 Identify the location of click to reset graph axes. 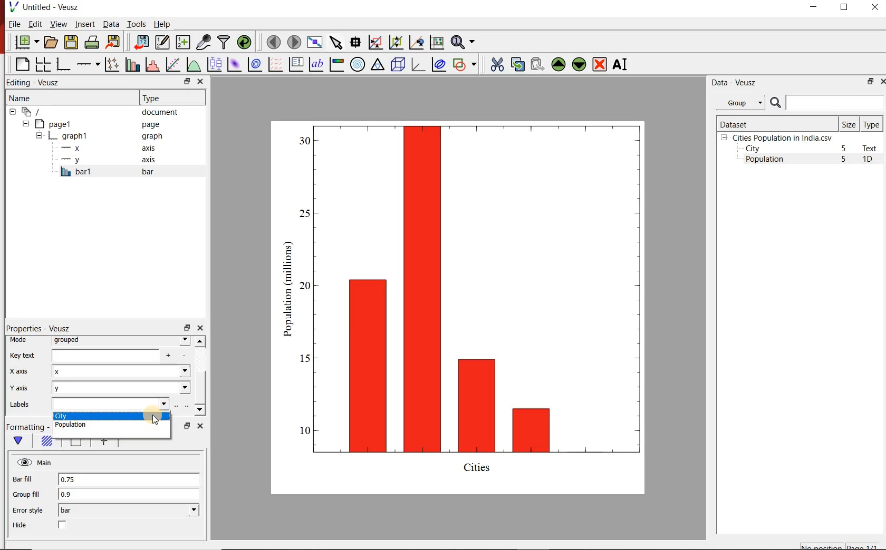
(437, 42).